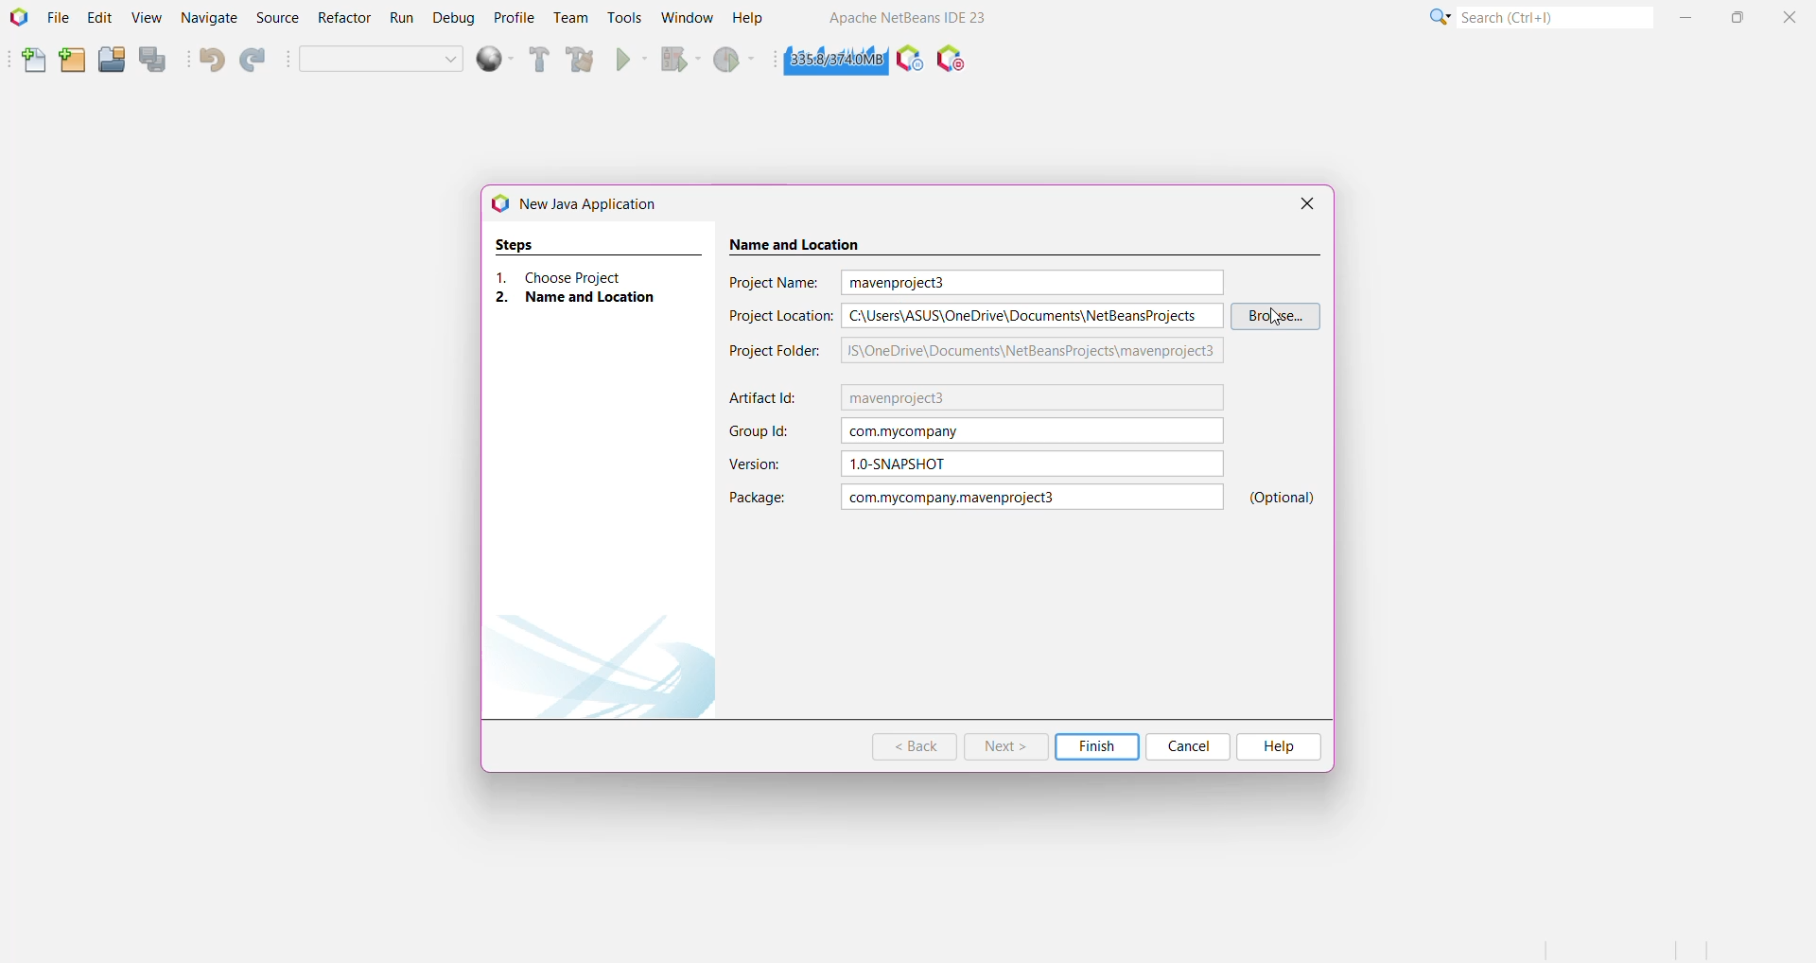 The width and height of the screenshot is (1816, 963). I want to click on Choose Project, so click(584, 276).